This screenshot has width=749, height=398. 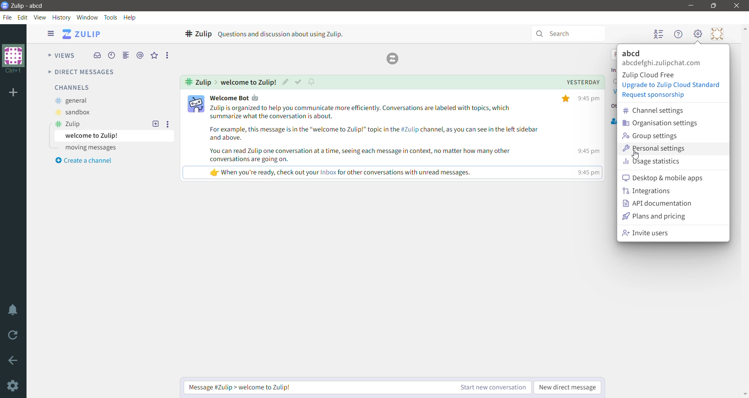 I want to click on user profile, so click(x=196, y=104).